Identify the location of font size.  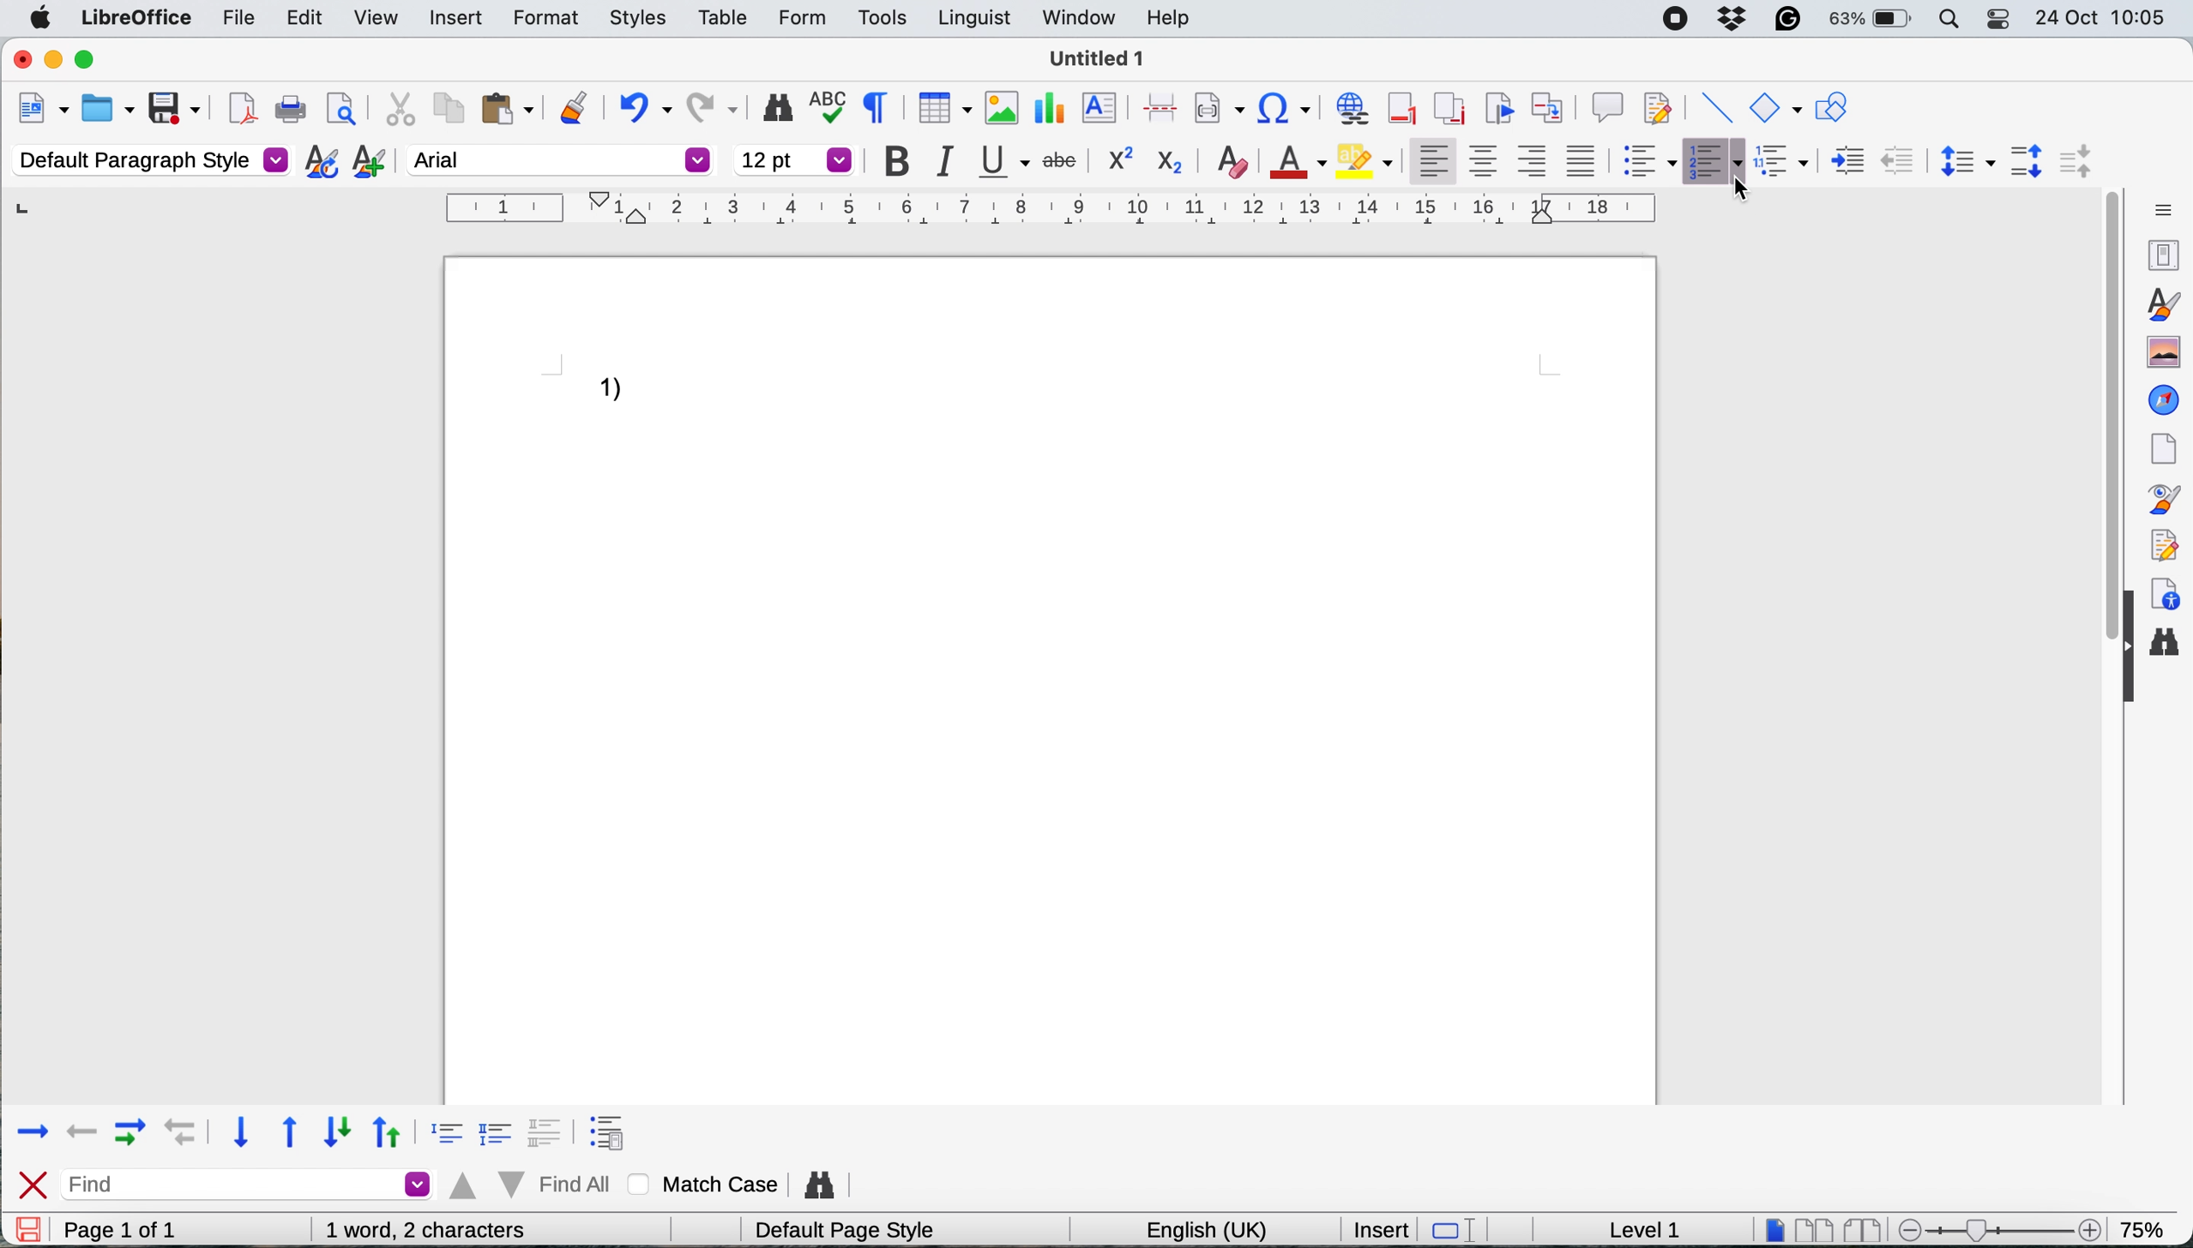
(795, 159).